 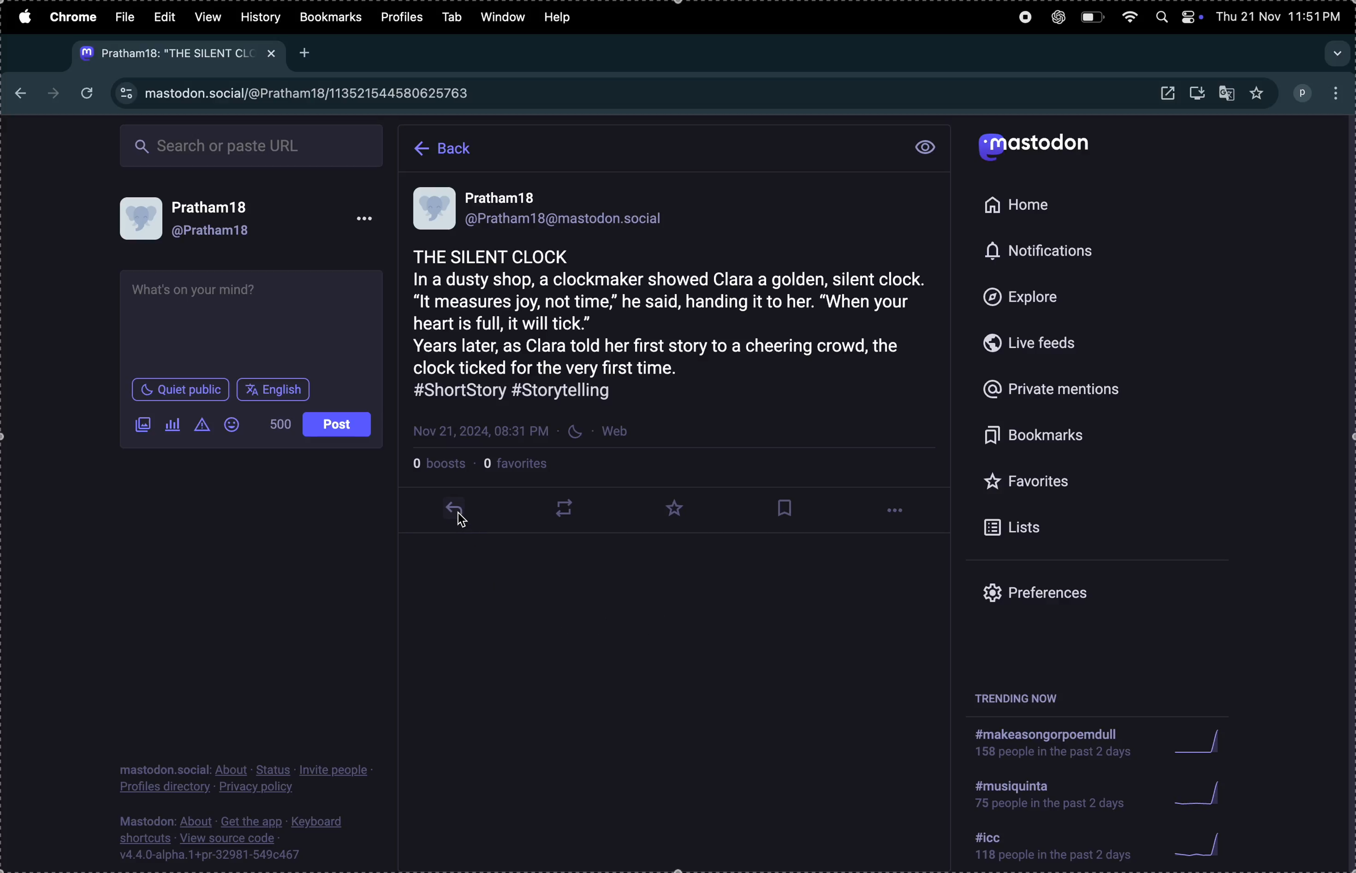 I want to click on record, so click(x=1026, y=19).